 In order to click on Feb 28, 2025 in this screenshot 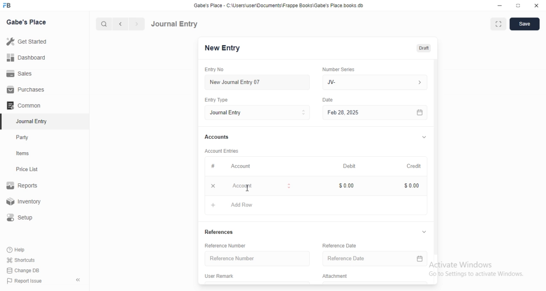, I will do `click(375, 113)`.